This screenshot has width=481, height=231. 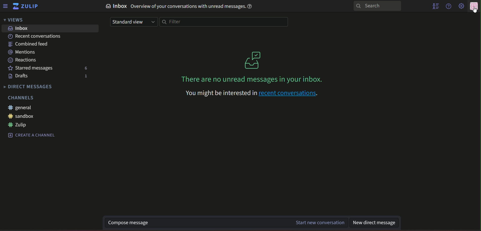 What do you see at coordinates (33, 135) in the screenshot?
I see `text` at bounding box center [33, 135].